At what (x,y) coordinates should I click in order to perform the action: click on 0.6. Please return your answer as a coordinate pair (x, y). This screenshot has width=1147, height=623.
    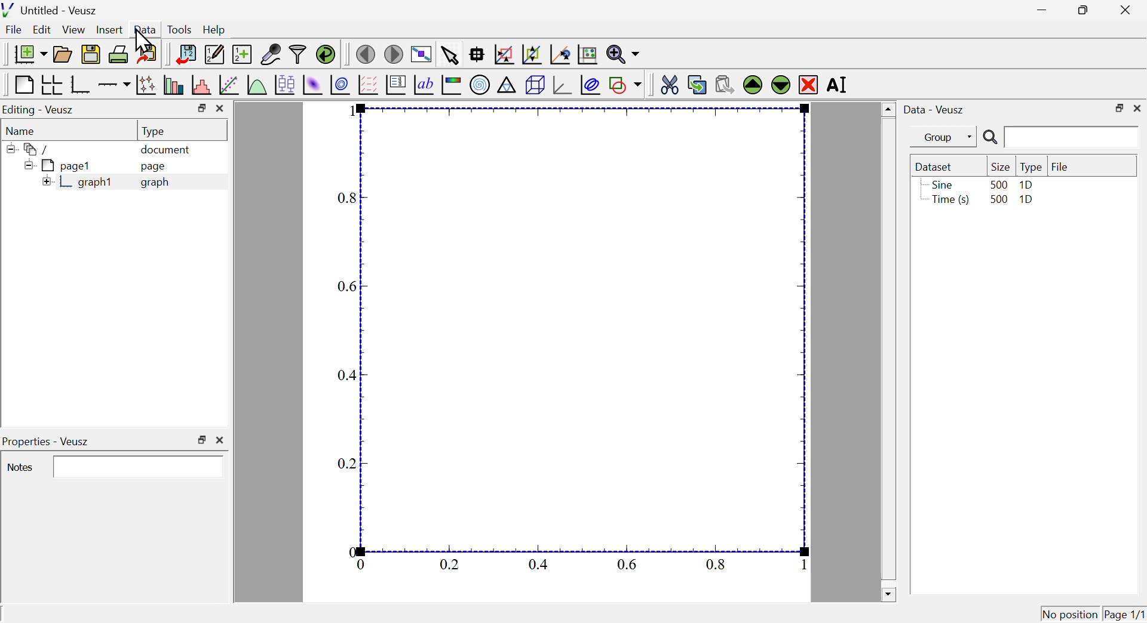
    Looking at the image, I should click on (628, 563).